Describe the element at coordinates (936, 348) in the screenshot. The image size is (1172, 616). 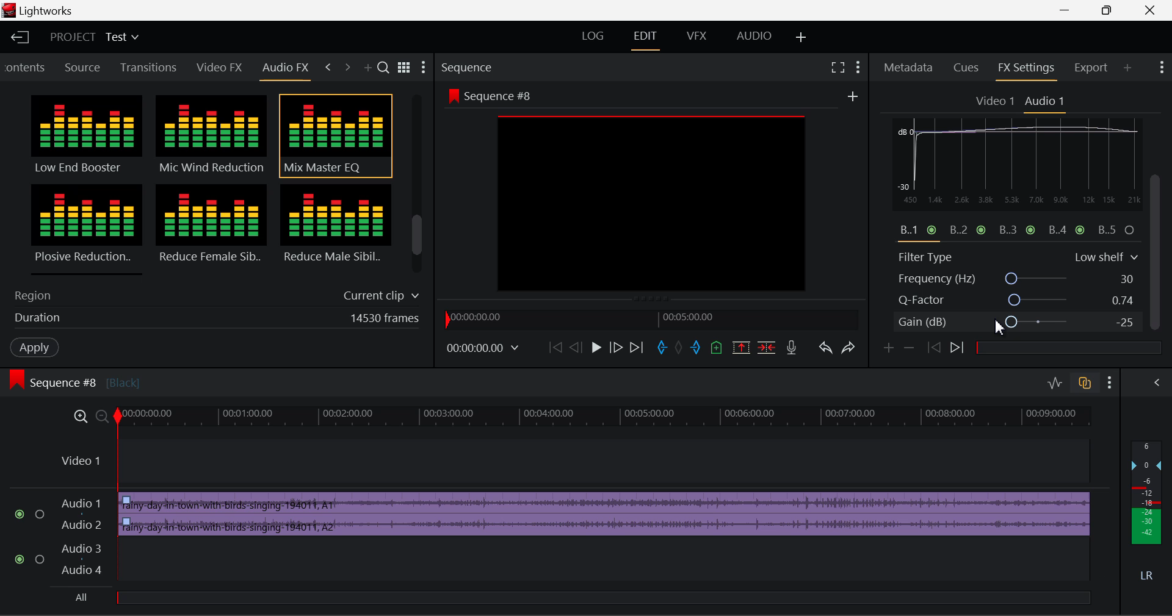
I see `Previous keyframe` at that location.